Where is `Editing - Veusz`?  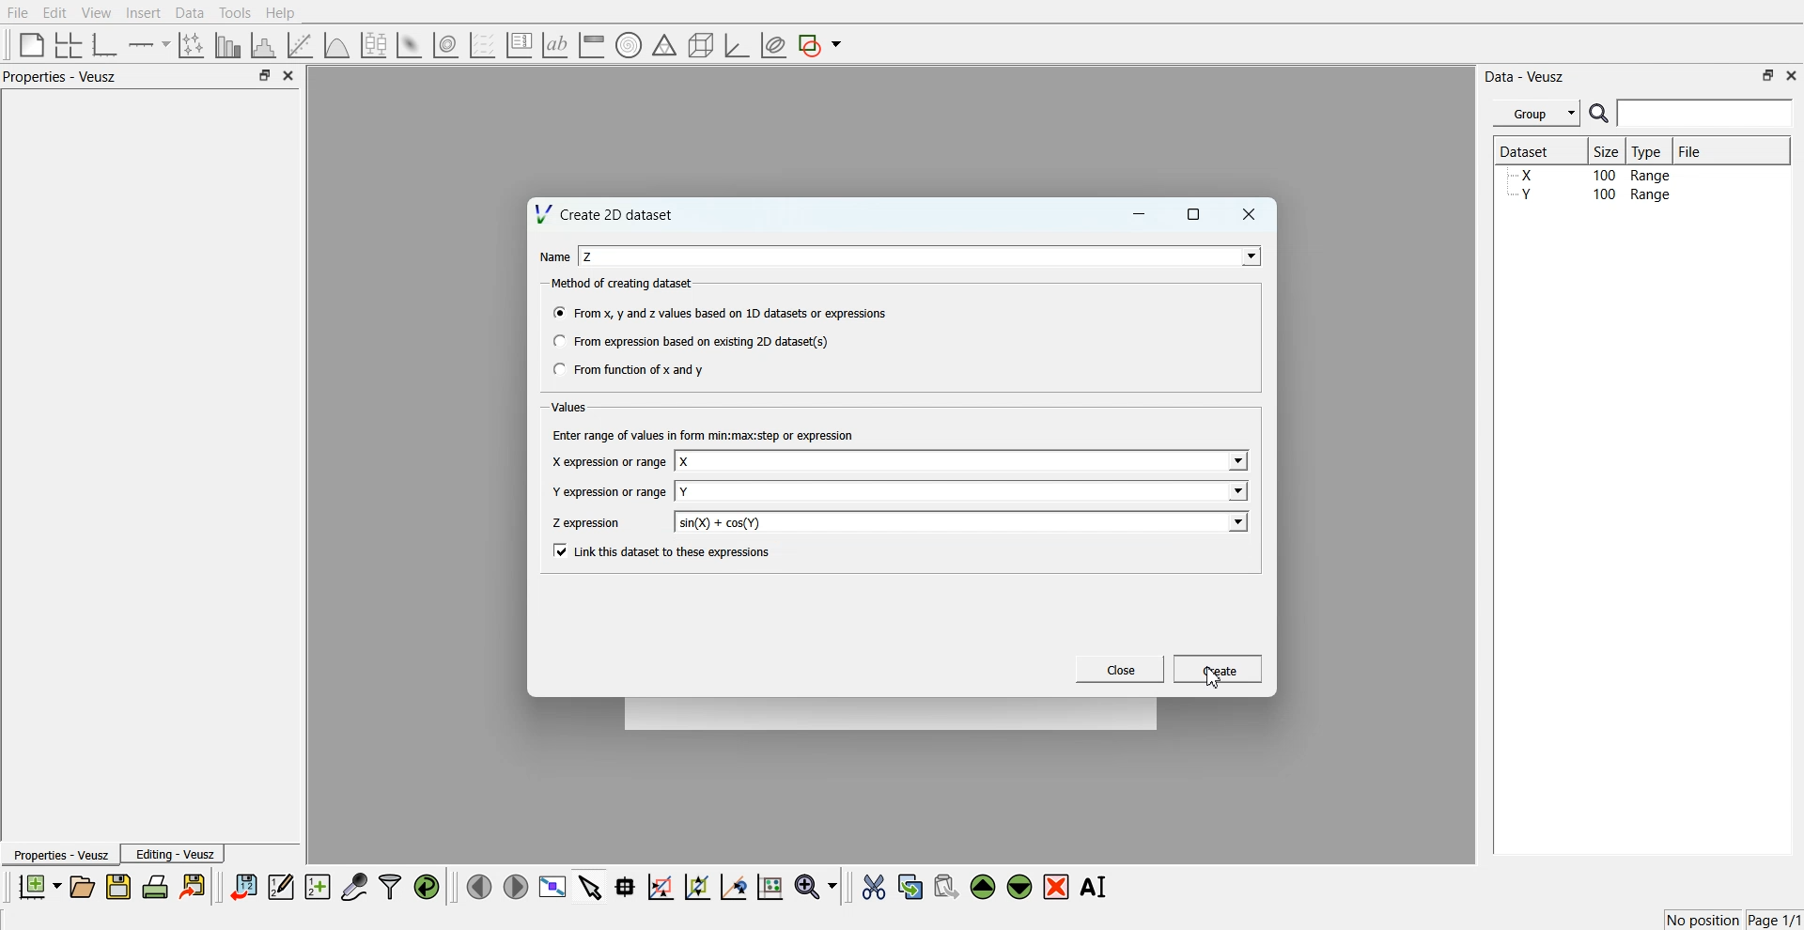 Editing - Veusz is located at coordinates (173, 853).